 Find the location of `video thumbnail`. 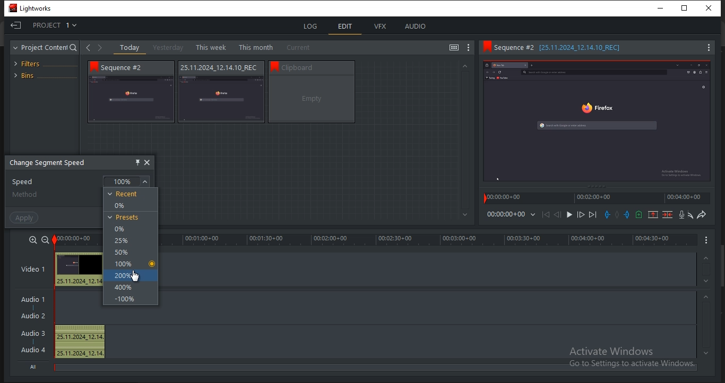

video thumbnail is located at coordinates (132, 99).